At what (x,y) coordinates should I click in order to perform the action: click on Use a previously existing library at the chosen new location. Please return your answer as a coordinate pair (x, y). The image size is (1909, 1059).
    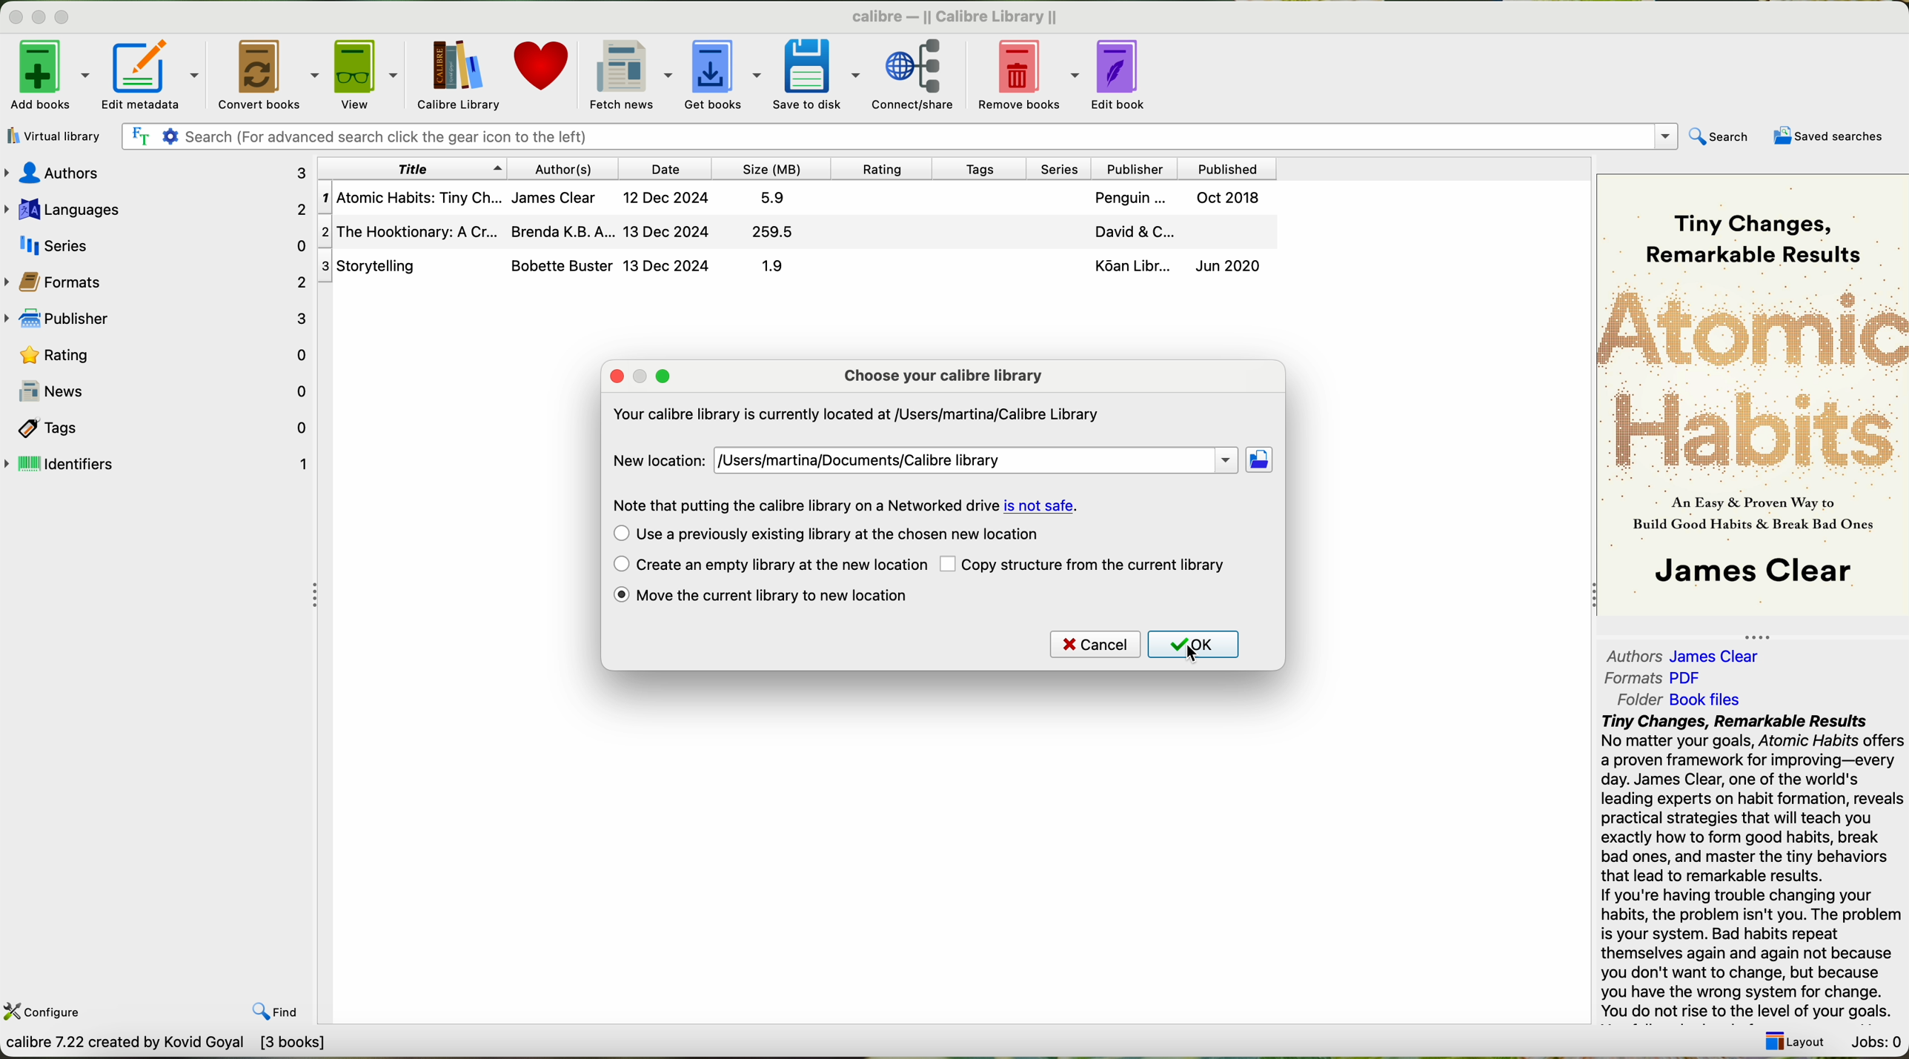
    Looking at the image, I should click on (843, 534).